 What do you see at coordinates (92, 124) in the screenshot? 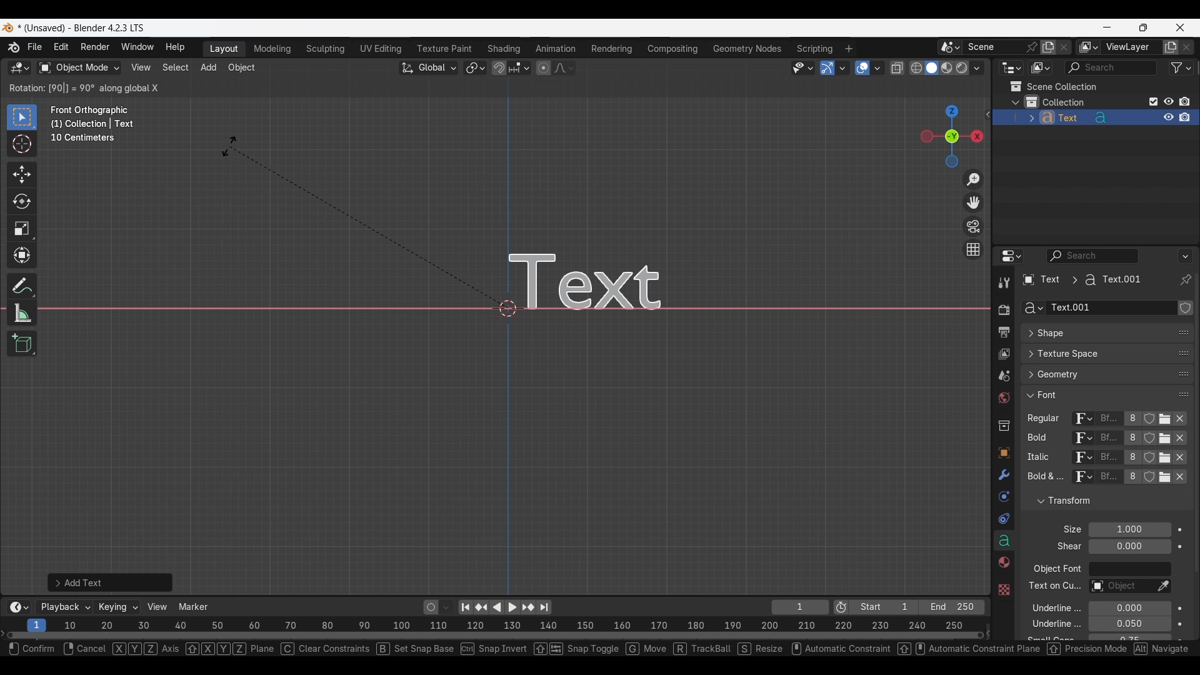
I see `Frame description changed` at bounding box center [92, 124].